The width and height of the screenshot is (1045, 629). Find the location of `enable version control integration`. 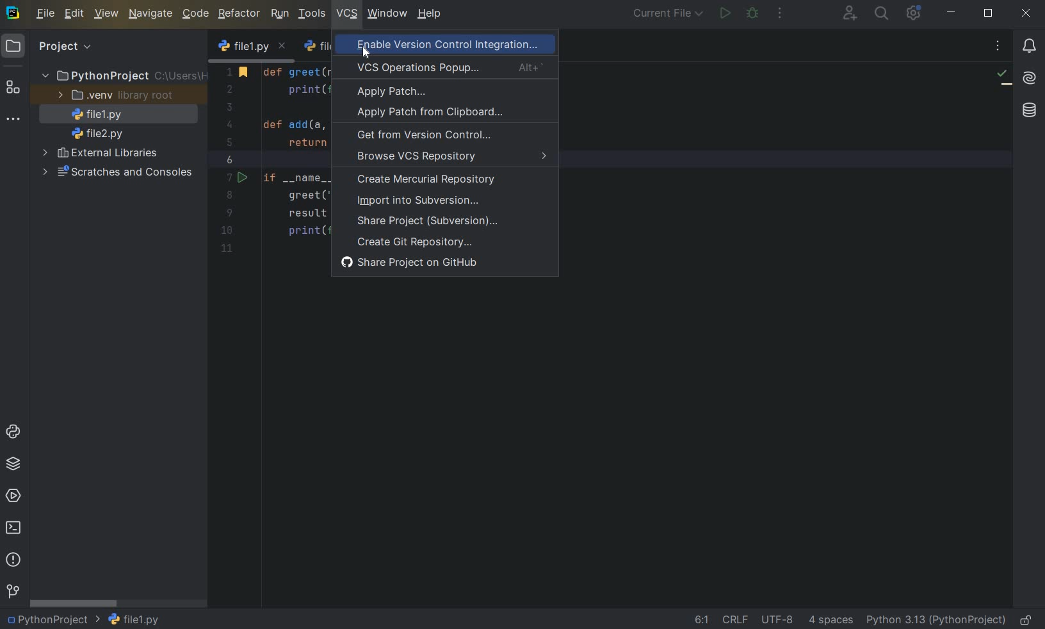

enable version control integration is located at coordinates (446, 44).